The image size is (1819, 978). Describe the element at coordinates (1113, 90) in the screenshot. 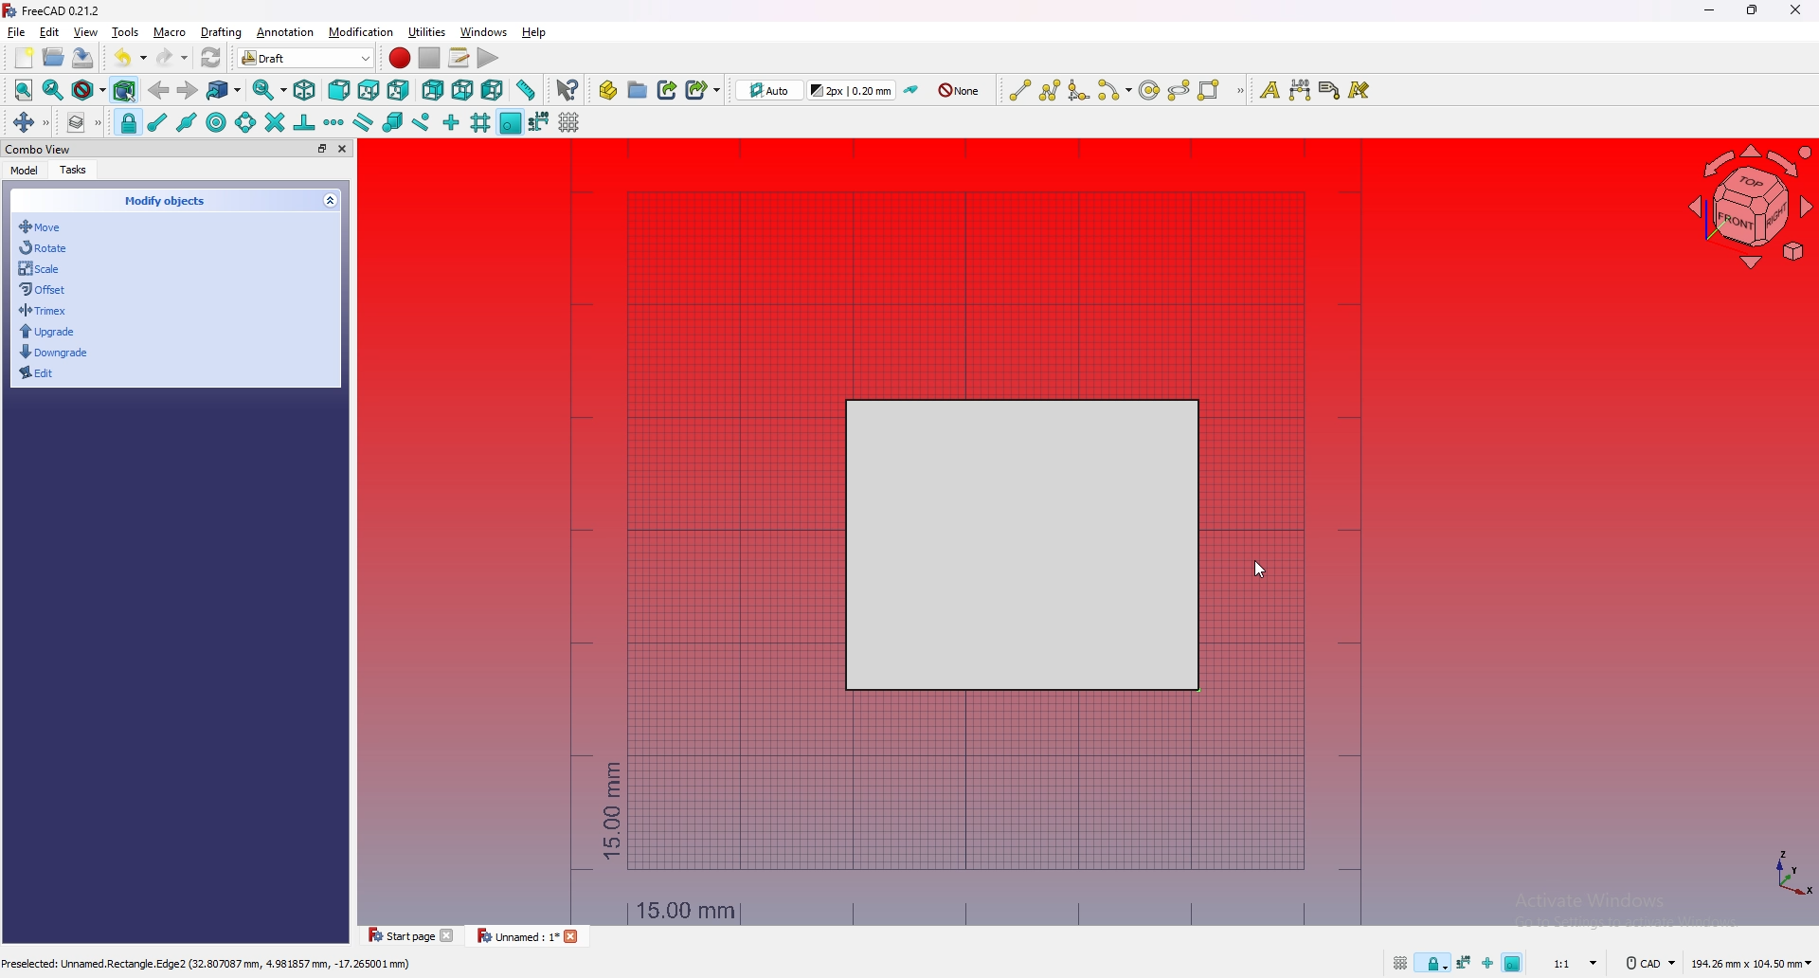

I see `arc tools` at that location.